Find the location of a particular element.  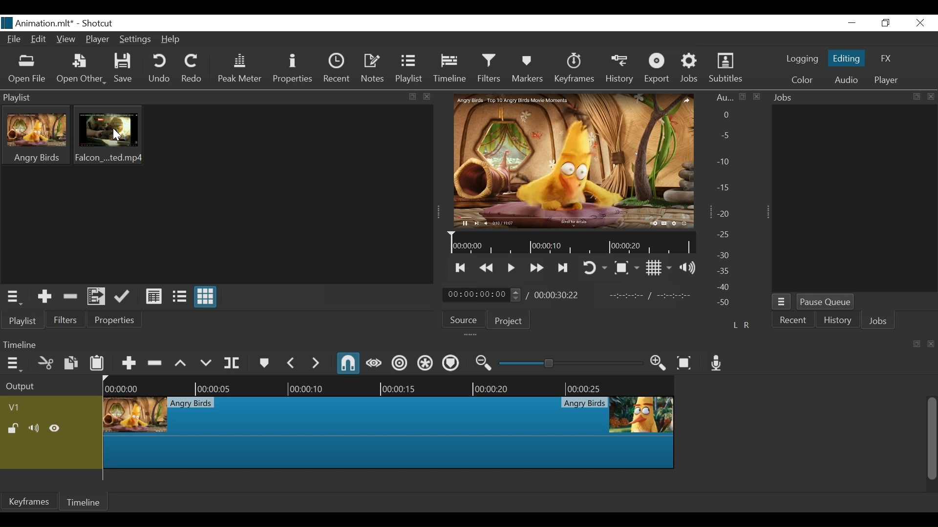

Skip to the previous point is located at coordinates (461, 269).